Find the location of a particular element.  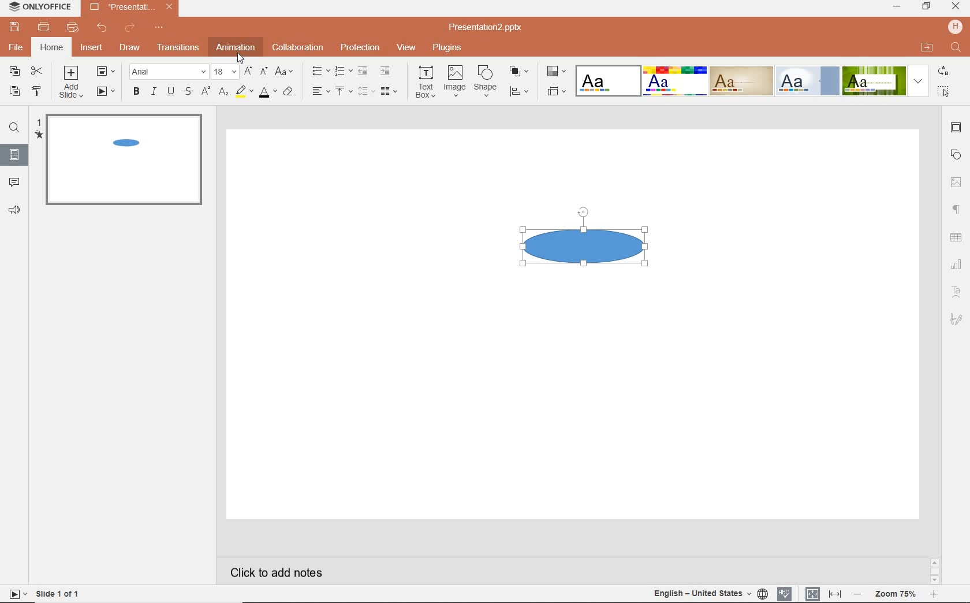

zoom is located at coordinates (894, 595).